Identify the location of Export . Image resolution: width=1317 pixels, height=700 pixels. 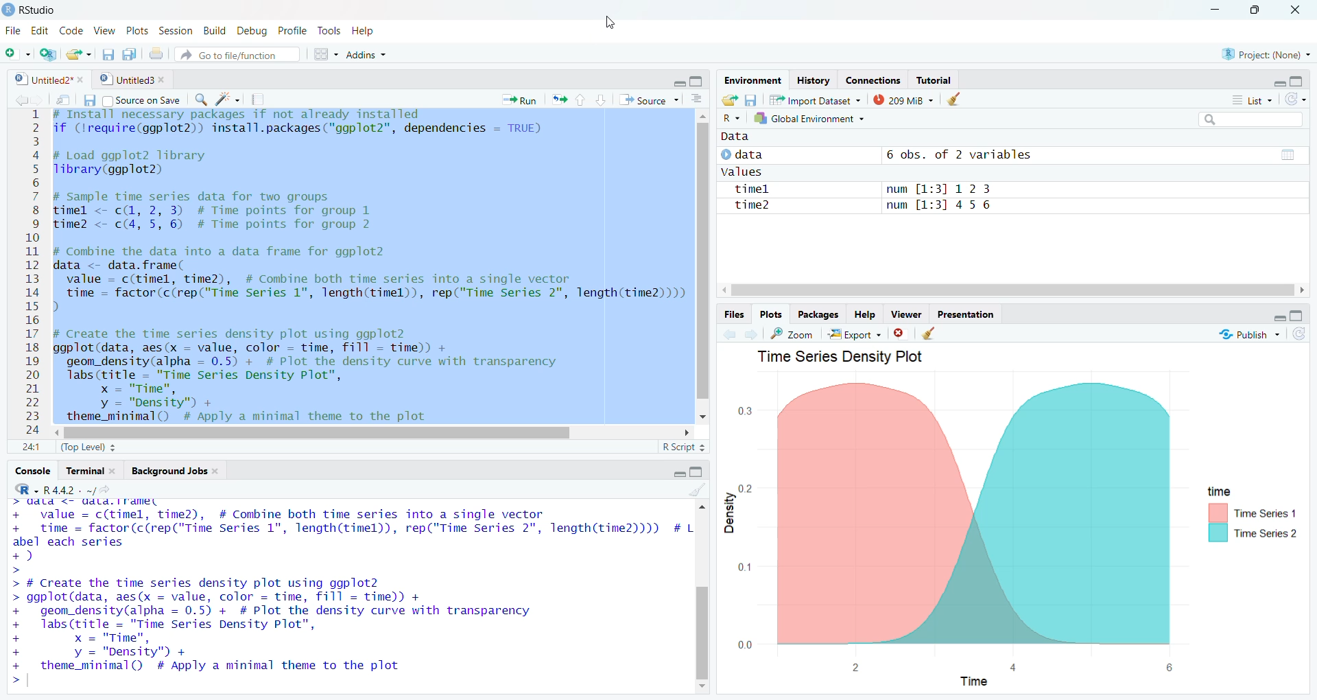
(855, 334).